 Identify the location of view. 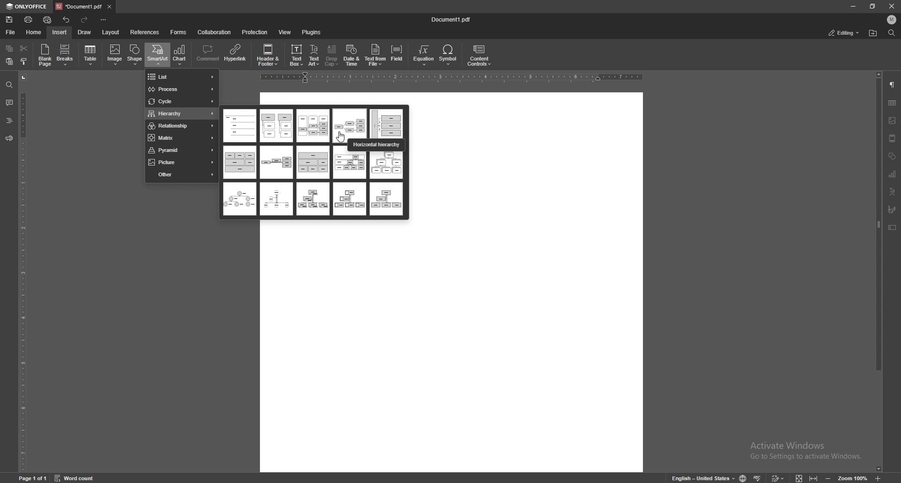
(285, 32).